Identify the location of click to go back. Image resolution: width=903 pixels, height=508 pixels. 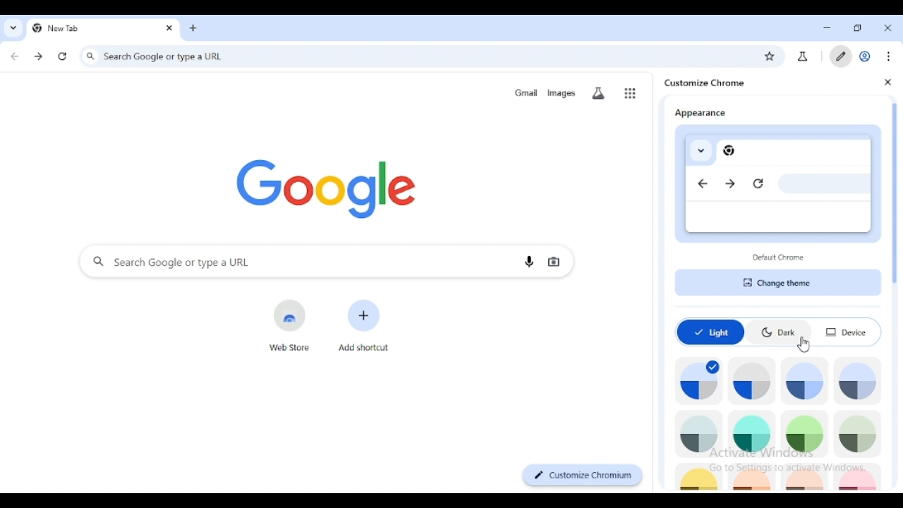
(14, 57).